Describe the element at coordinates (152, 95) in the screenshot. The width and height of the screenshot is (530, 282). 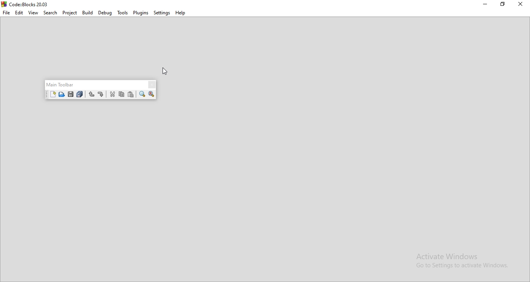
I see `replace` at that location.